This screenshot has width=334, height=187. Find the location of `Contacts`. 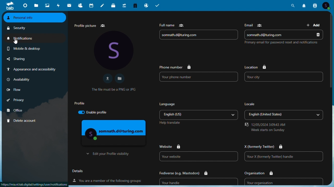

Contacts is located at coordinates (315, 5).